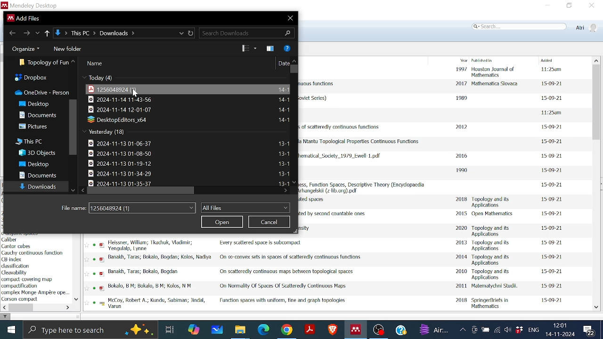 This screenshot has height=339, width=603. I want to click on 2017, so click(460, 84).